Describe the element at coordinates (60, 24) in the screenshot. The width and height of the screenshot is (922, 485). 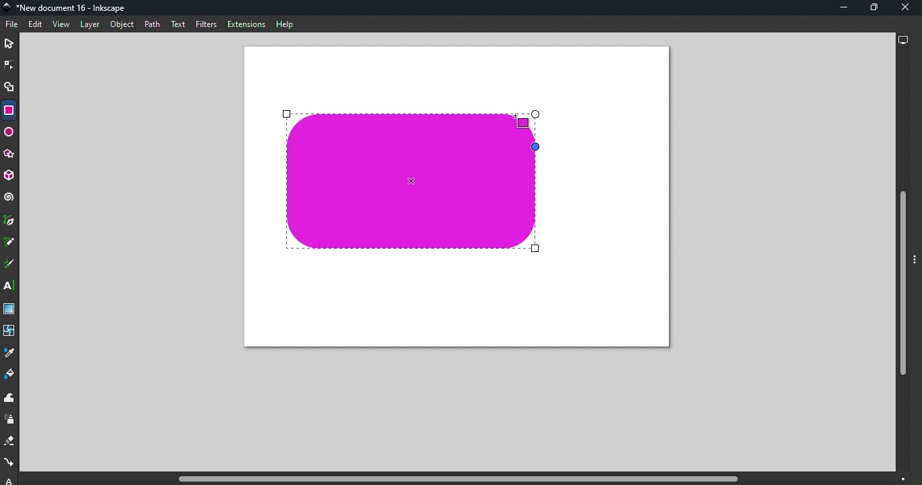
I see `View` at that location.